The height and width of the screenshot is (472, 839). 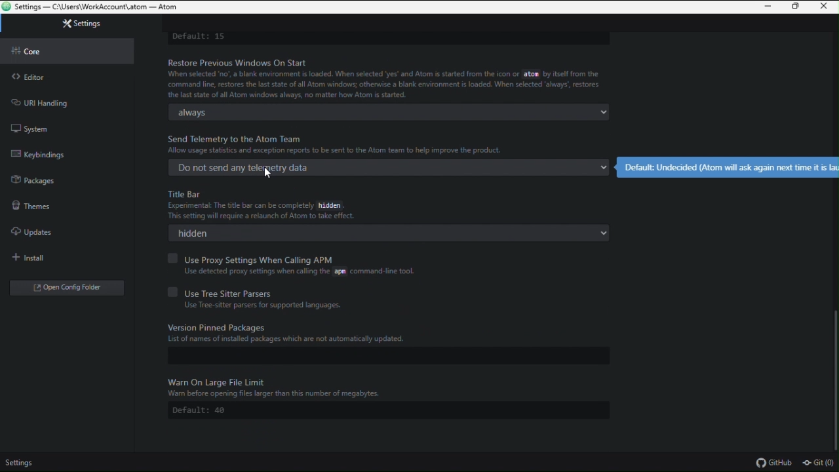 I want to click on Use detected proxy settings when calling the atom command-line tool., so click(x=294, y=271).